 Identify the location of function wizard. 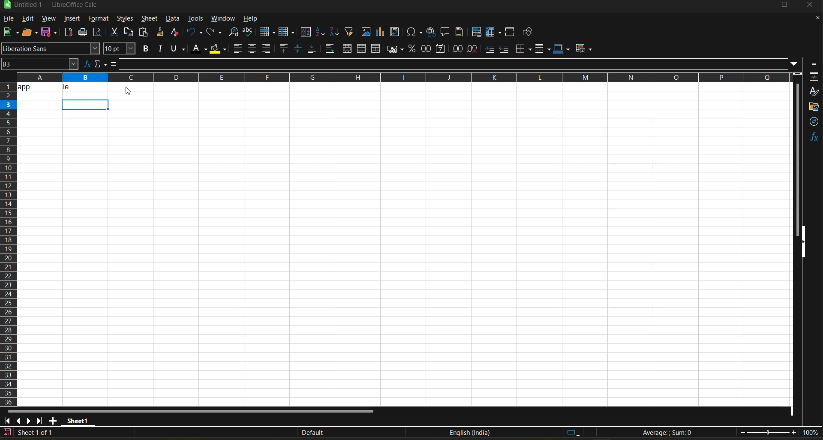
(84, 64).